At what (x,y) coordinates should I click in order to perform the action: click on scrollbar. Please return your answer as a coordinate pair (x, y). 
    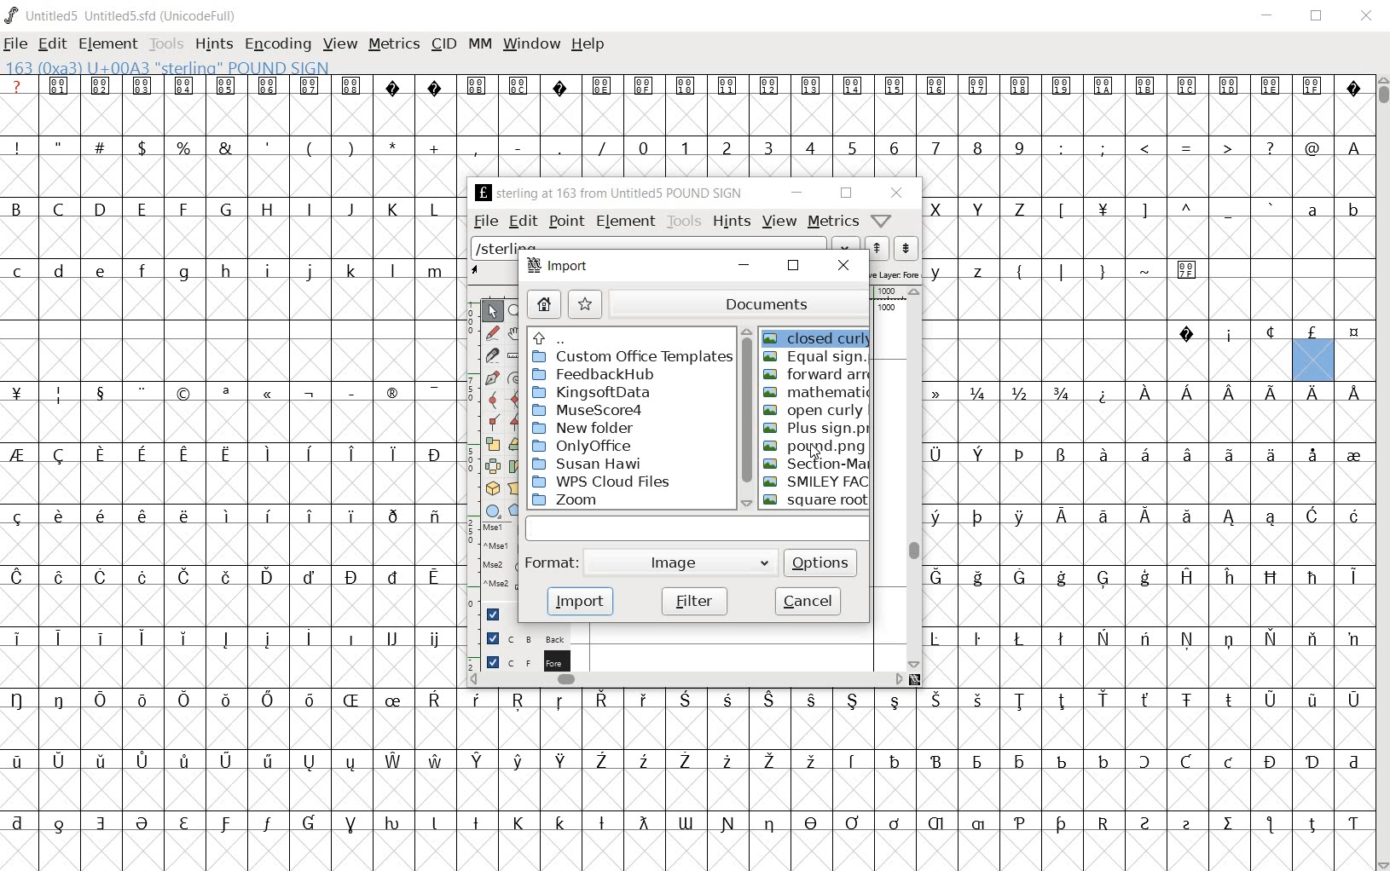
    Looking at the image, I should click on (687, 679).